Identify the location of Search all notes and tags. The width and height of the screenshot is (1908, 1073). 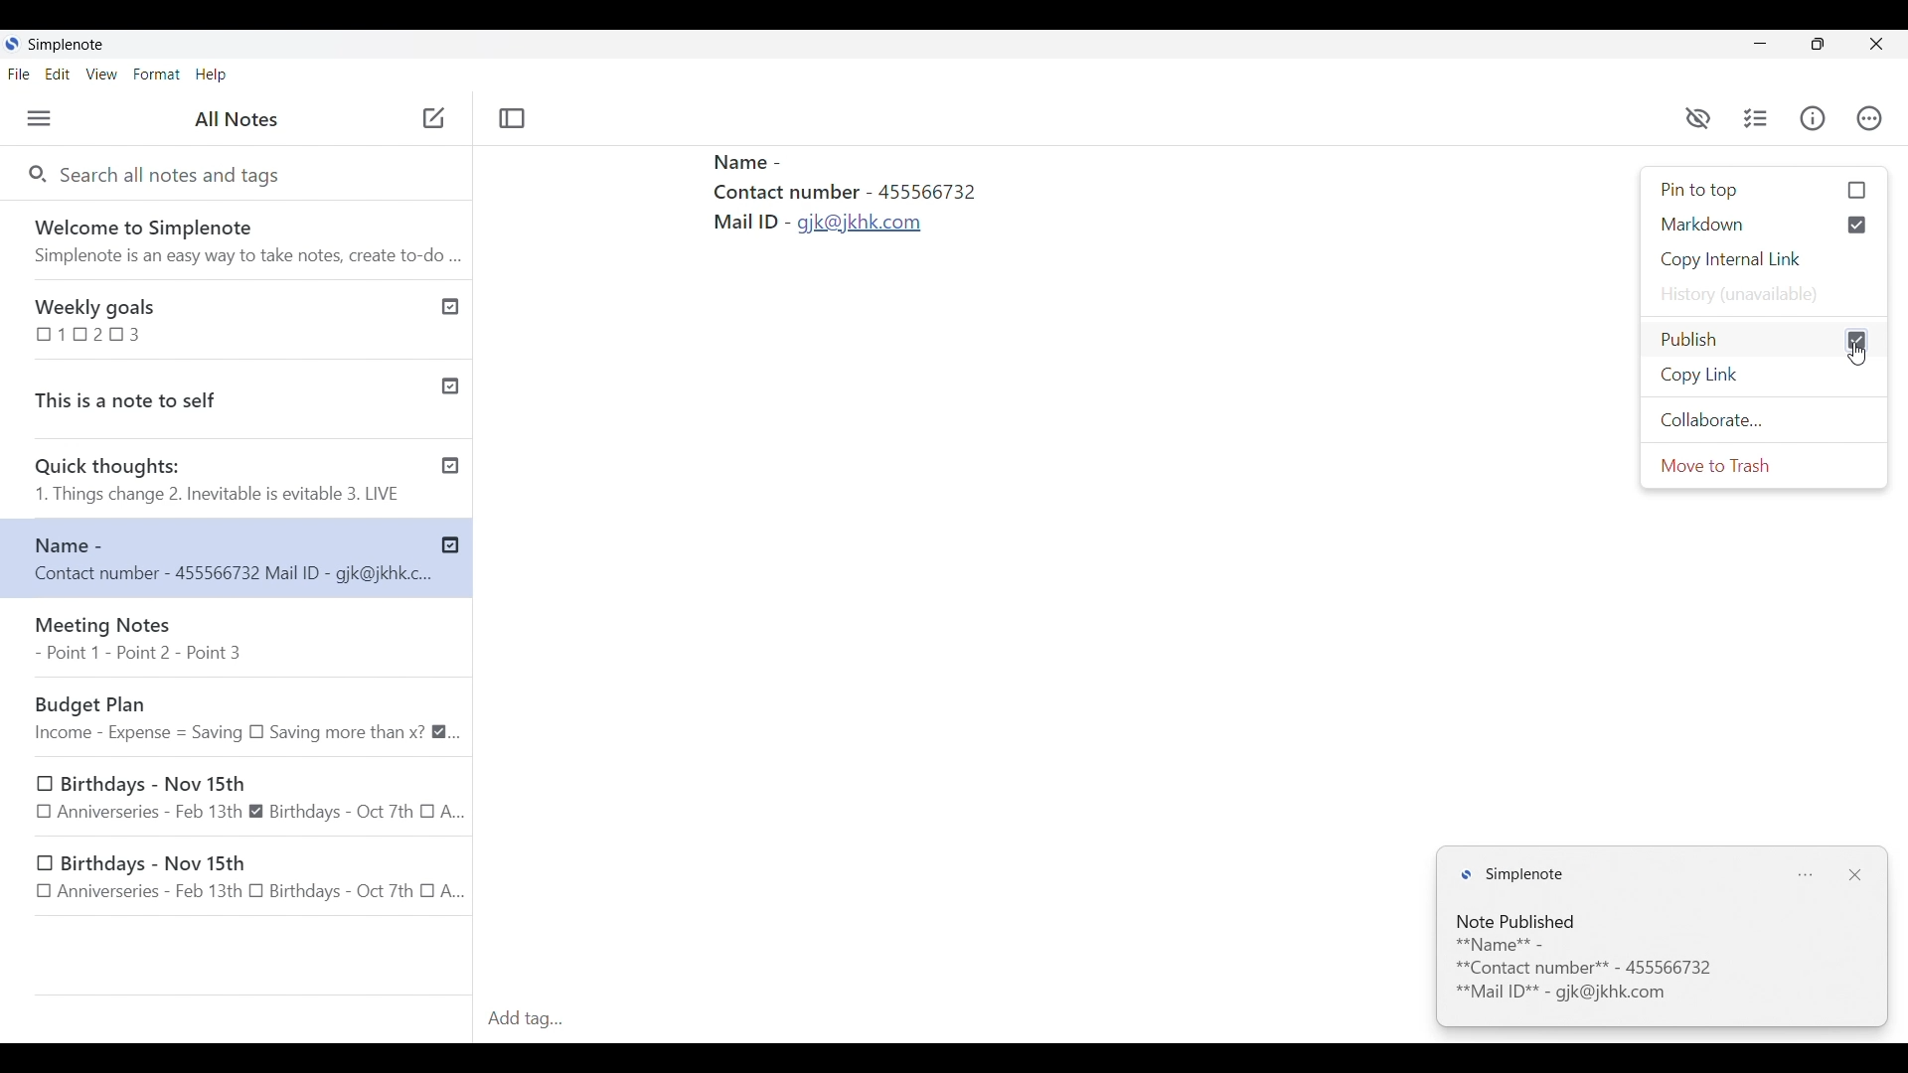
(178, 176).